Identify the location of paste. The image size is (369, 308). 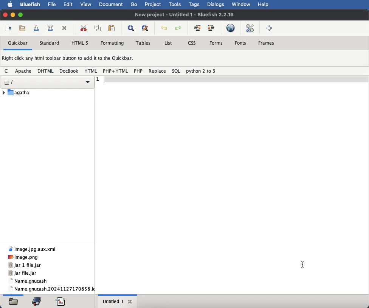
(112, 28).